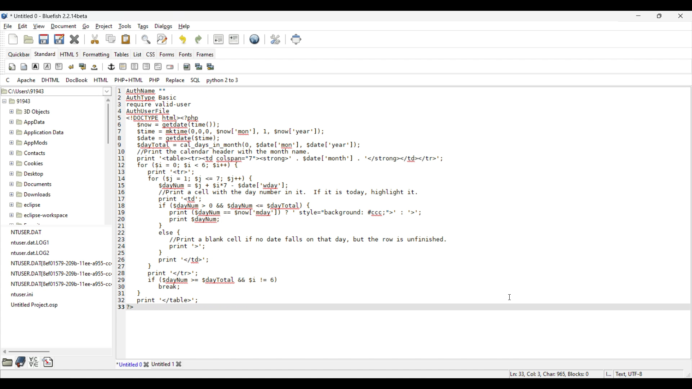 The height and width of the screenshot is (389, 692). Describe the element at coordinates (296, 39) in the screenshot. I see `Move` at that location.